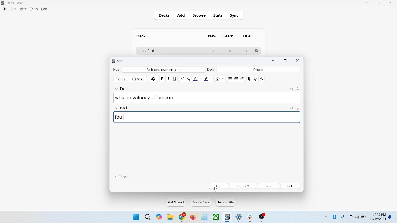 This screenshot has height=223, width=397. What do you see at coordinates (24, 9) in the screenshot?
I see `view` at bounding box center [24, 9].